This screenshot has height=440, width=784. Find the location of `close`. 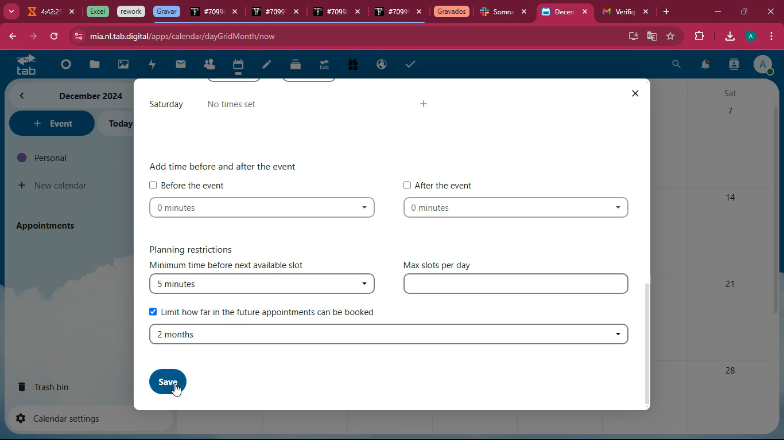

close is located at coordinates (299, 14).